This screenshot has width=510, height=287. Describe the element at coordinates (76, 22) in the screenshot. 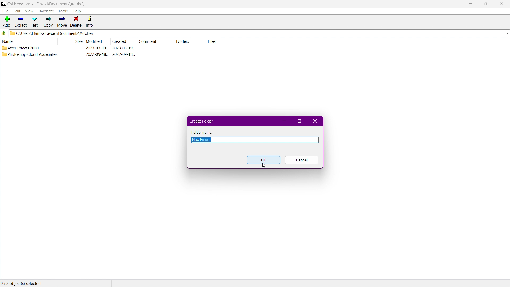

I see `Delete` at that location.